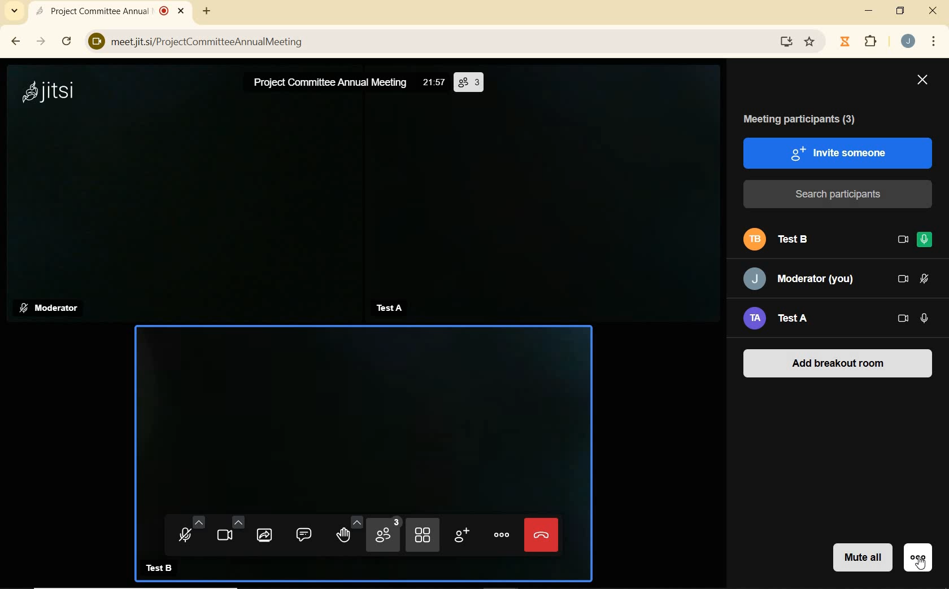 Image resolution: width=949 pixels, height=589 pixels. What do you see at coordinates (206, 11) in the screenshot?
I see `ADD NEW TAB` at bounding box center [206, 11].